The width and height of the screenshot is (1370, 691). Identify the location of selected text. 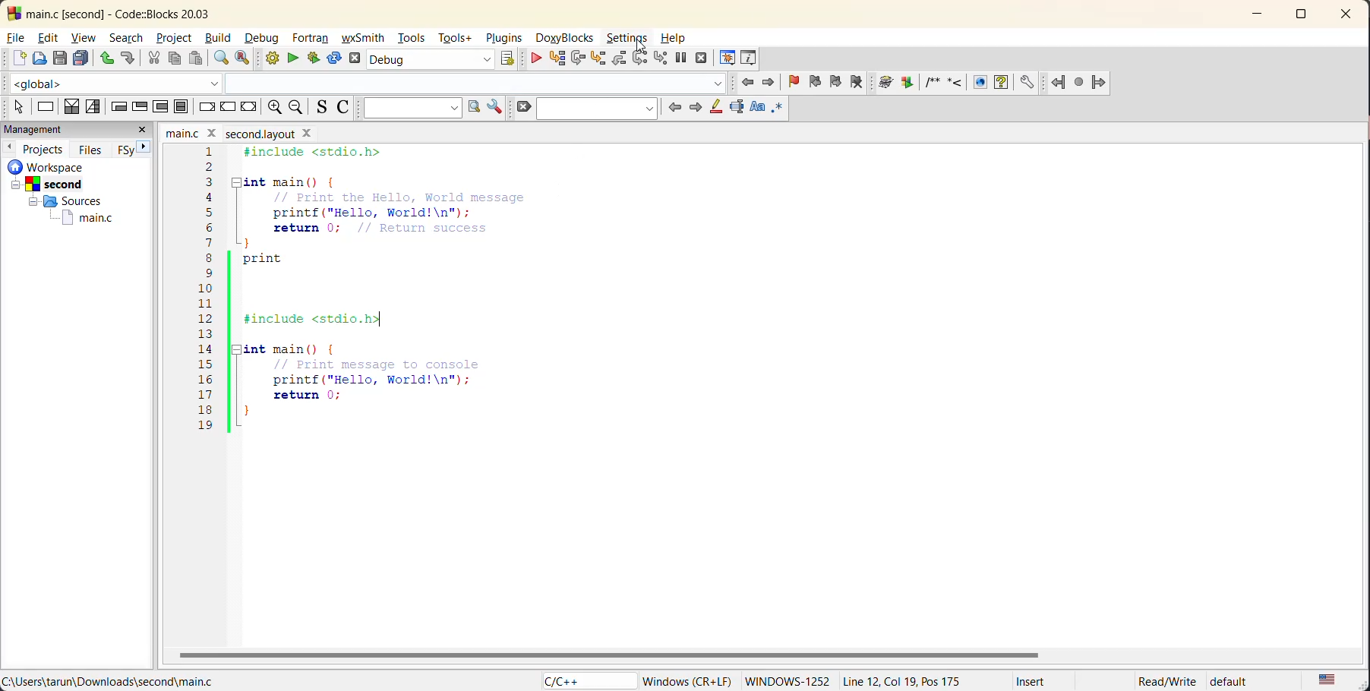
(735, 106).